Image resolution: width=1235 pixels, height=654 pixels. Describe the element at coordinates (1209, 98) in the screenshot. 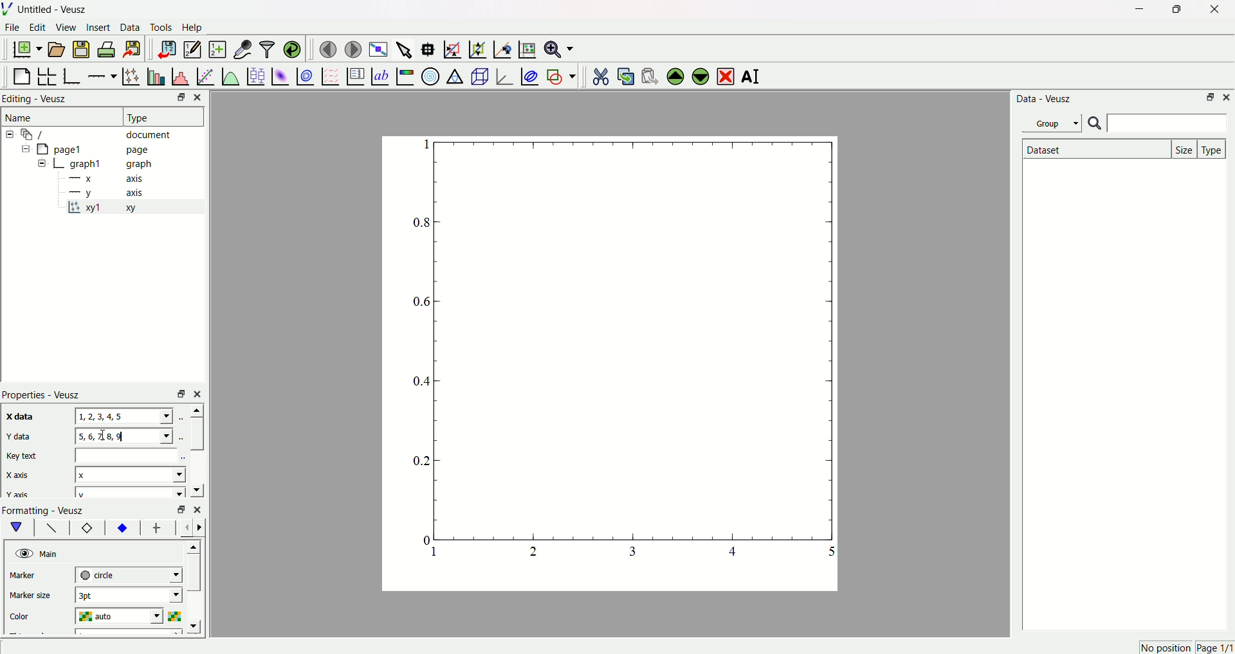

I see `Minimize` at that location.